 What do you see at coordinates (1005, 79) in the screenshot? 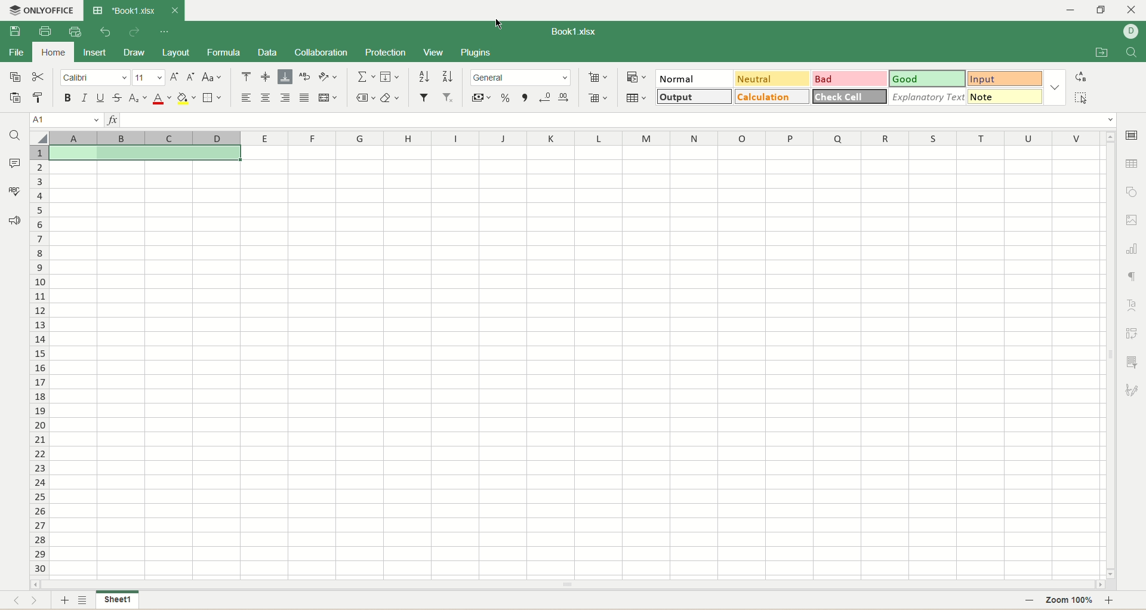
I see `input` at bounding box center [1005, 79].